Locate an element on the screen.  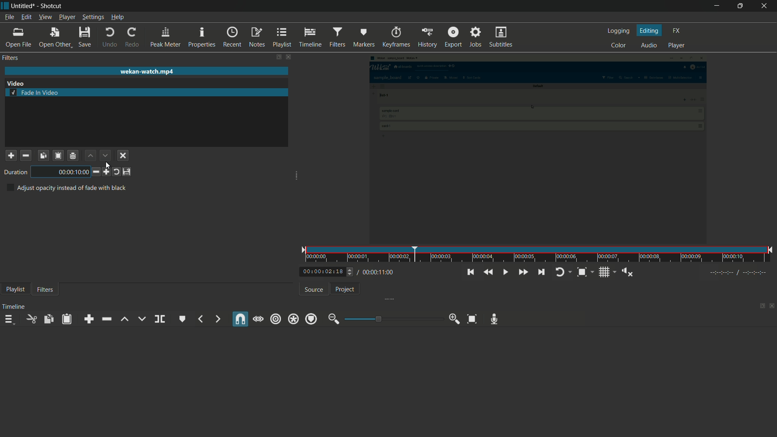
timeline menu is located at coordinates (9, 319).